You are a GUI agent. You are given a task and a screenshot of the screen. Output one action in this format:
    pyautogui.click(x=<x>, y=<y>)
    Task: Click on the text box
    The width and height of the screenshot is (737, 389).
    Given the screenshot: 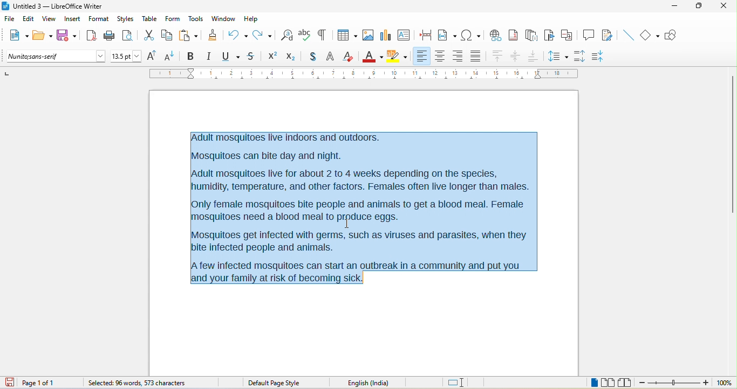 What is the action you would take?
    pyautogui.click(x=404, y=34)
    